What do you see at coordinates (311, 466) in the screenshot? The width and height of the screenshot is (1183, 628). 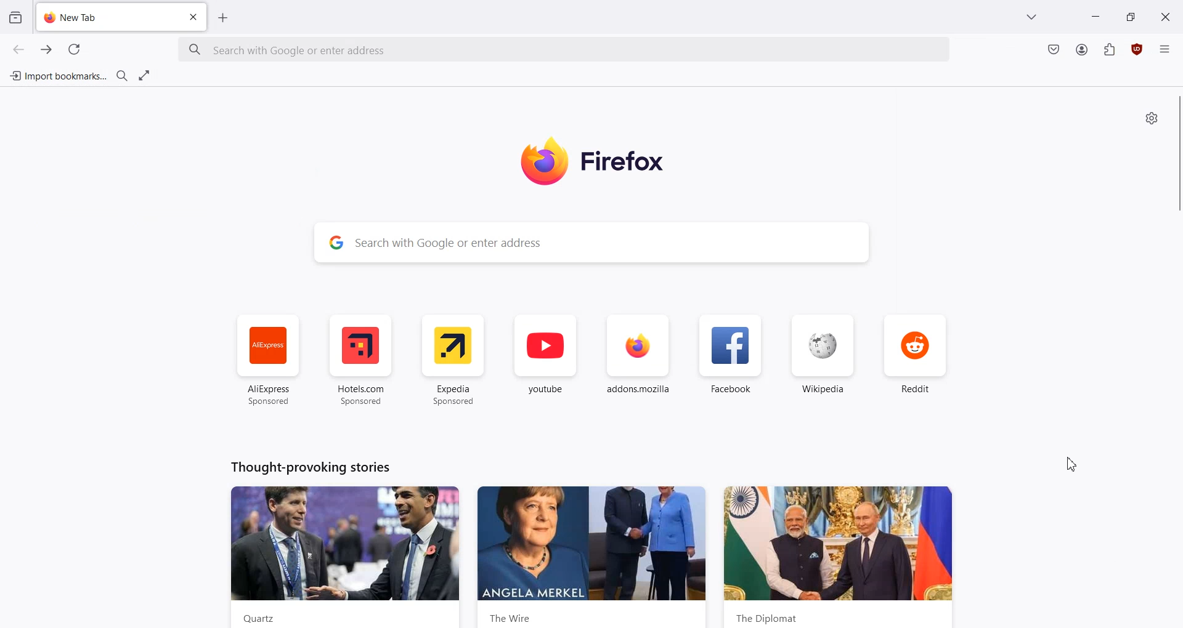 I see `Text` at bounding box center [311, 466].